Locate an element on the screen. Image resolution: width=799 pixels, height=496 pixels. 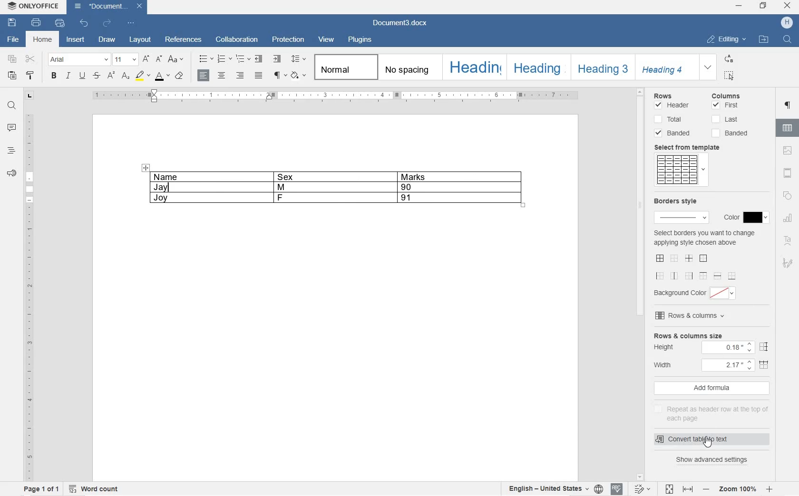
distribute rows is located at coordinates (763, 347).